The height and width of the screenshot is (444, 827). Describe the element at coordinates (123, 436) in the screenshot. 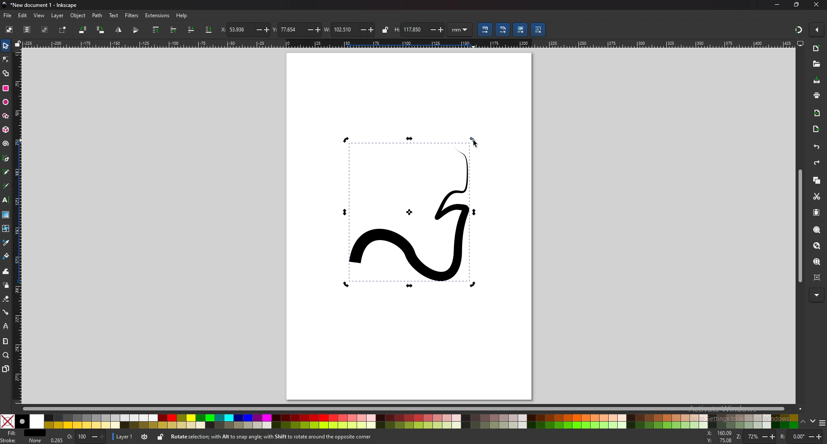

I see `layer` at that location.